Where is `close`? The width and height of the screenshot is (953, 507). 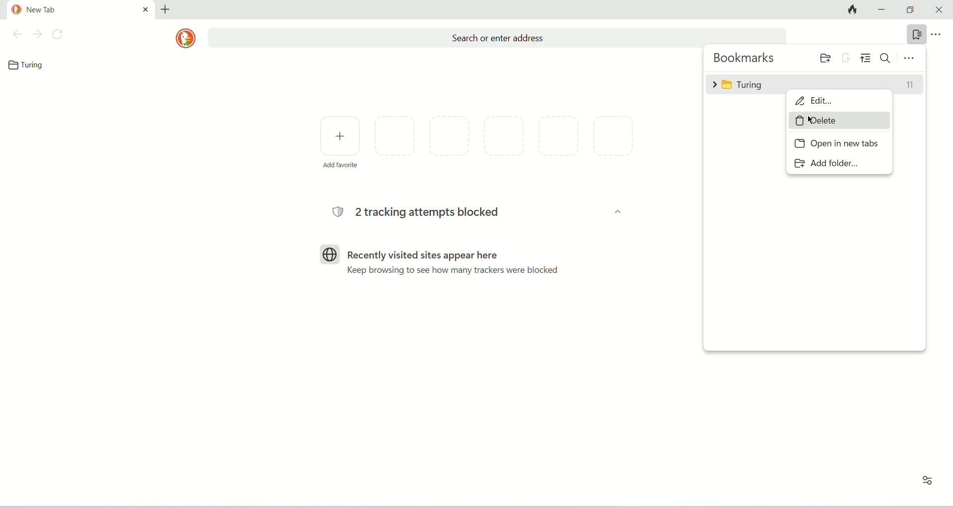 close is located at coordinates (940, 10).